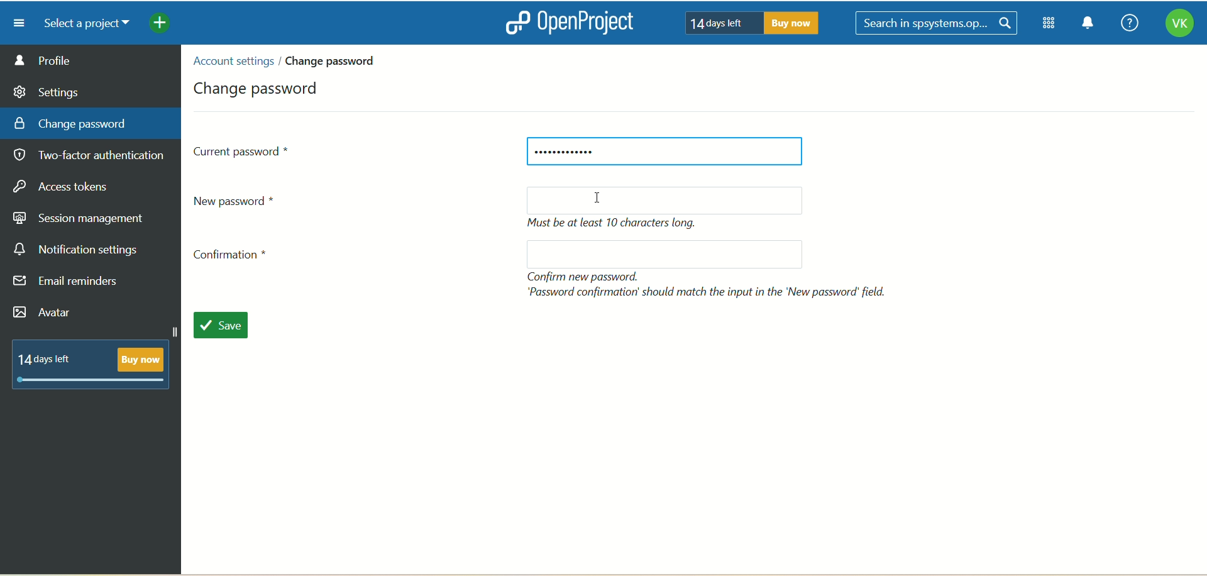 The image size is (1207, 576). I want to click on current password, so click(663, 152).